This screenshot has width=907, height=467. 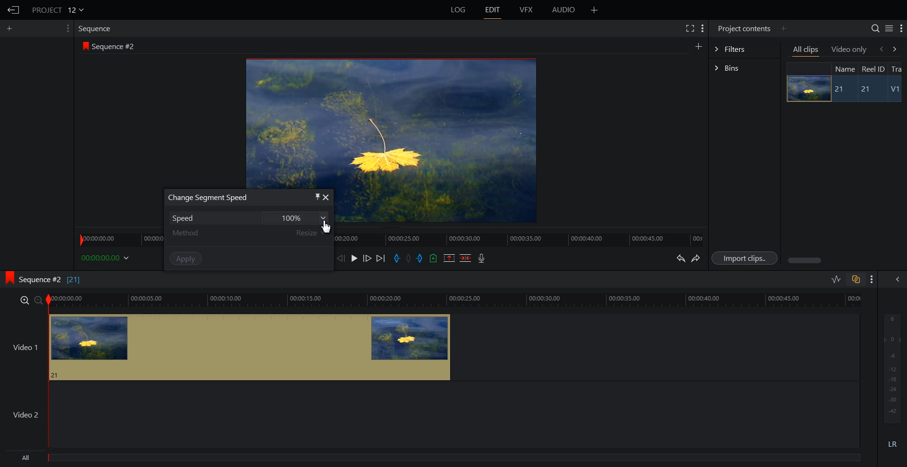 What do you see at coordinates (12, 28) in the screenshot?
I see `Add panel` at bounding box center [12, 28].